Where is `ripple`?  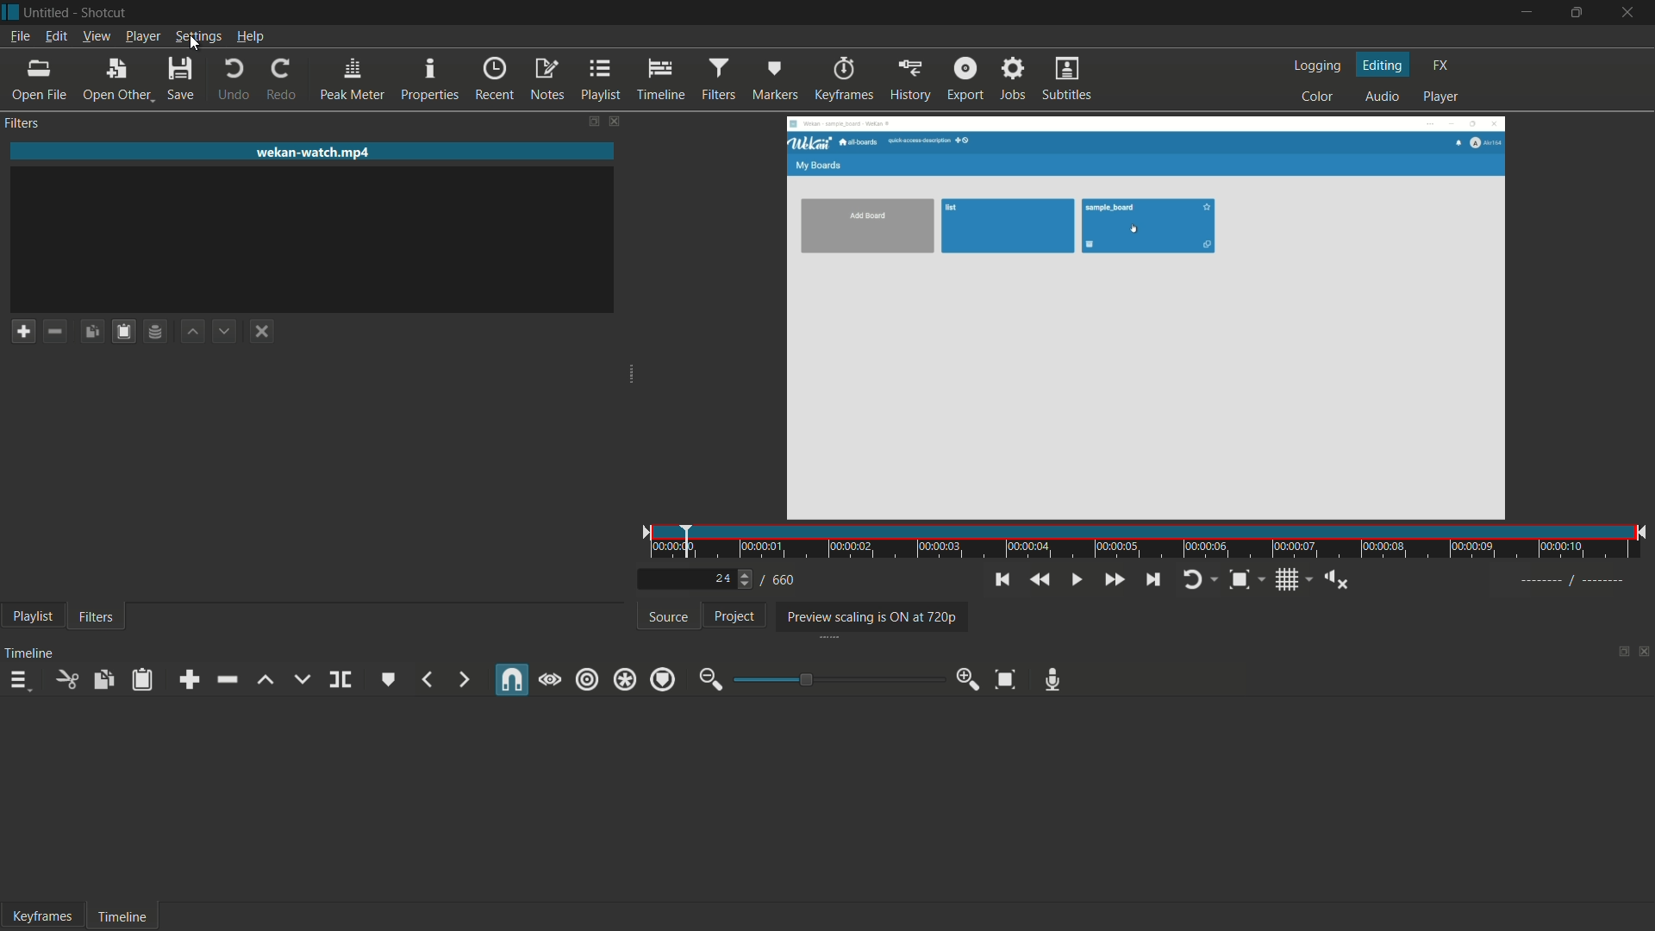 ripple is located at coordinates (585, 679).